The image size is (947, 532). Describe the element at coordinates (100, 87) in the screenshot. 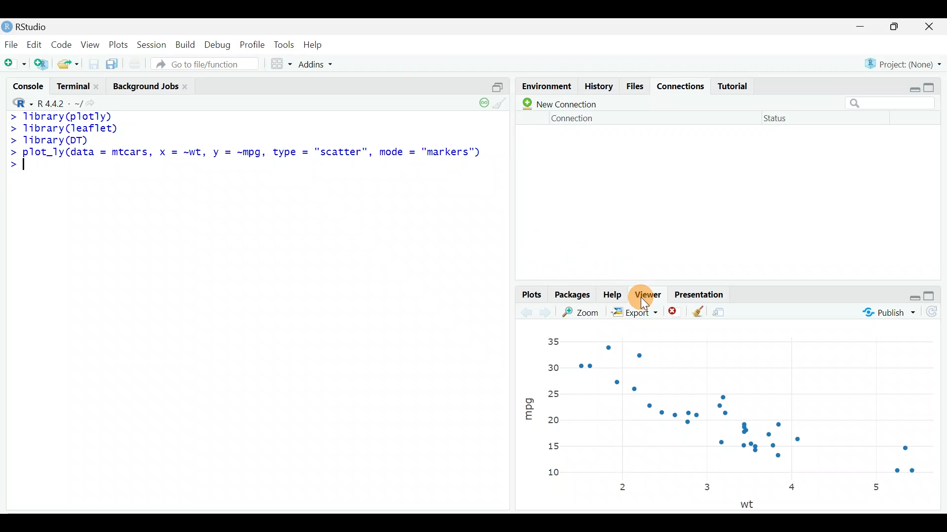

I see `Close terminal` at that location.